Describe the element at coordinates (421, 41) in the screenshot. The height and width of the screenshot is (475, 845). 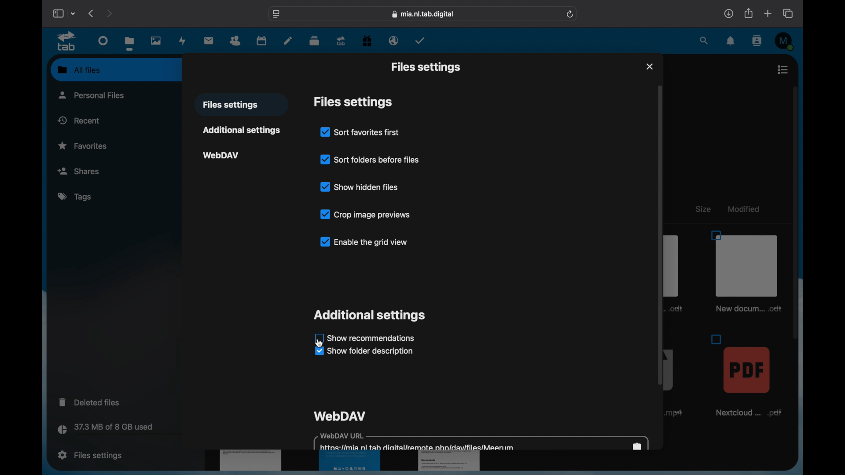
I see `tasks` at that location.